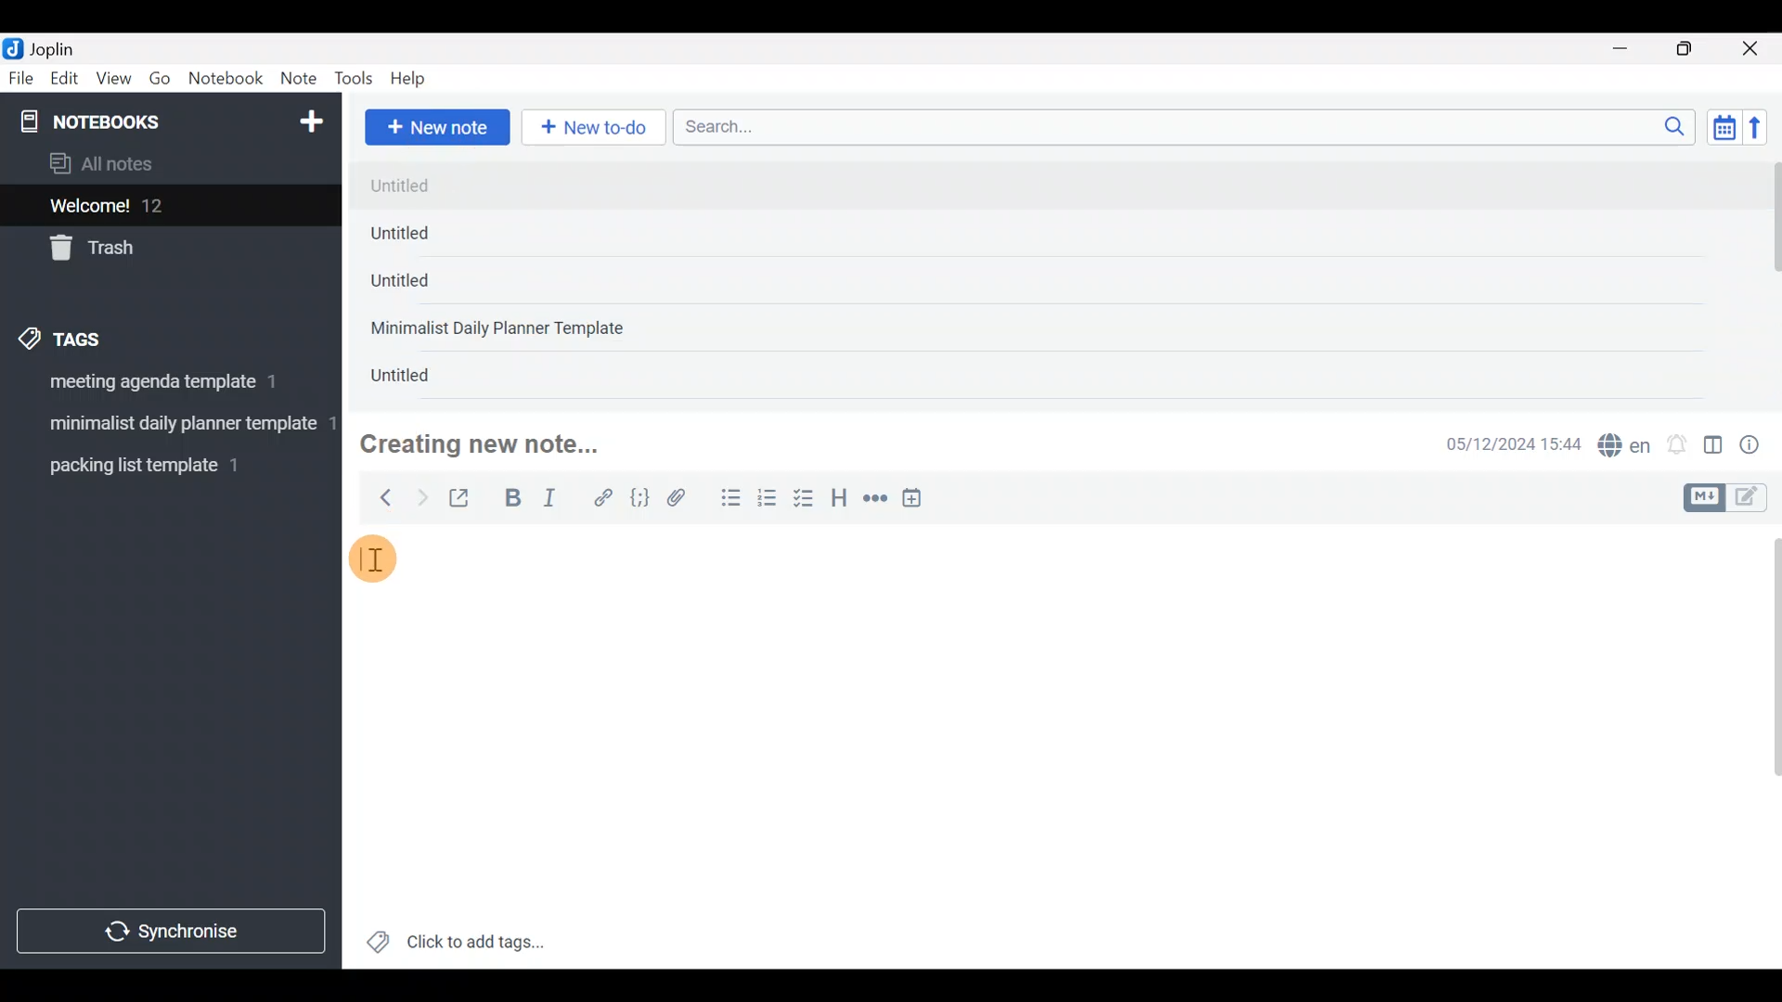  What do you see at coordinates (455, 948) in the screenshot?
I see `Click to add tags` at bounding box center [455, 948].